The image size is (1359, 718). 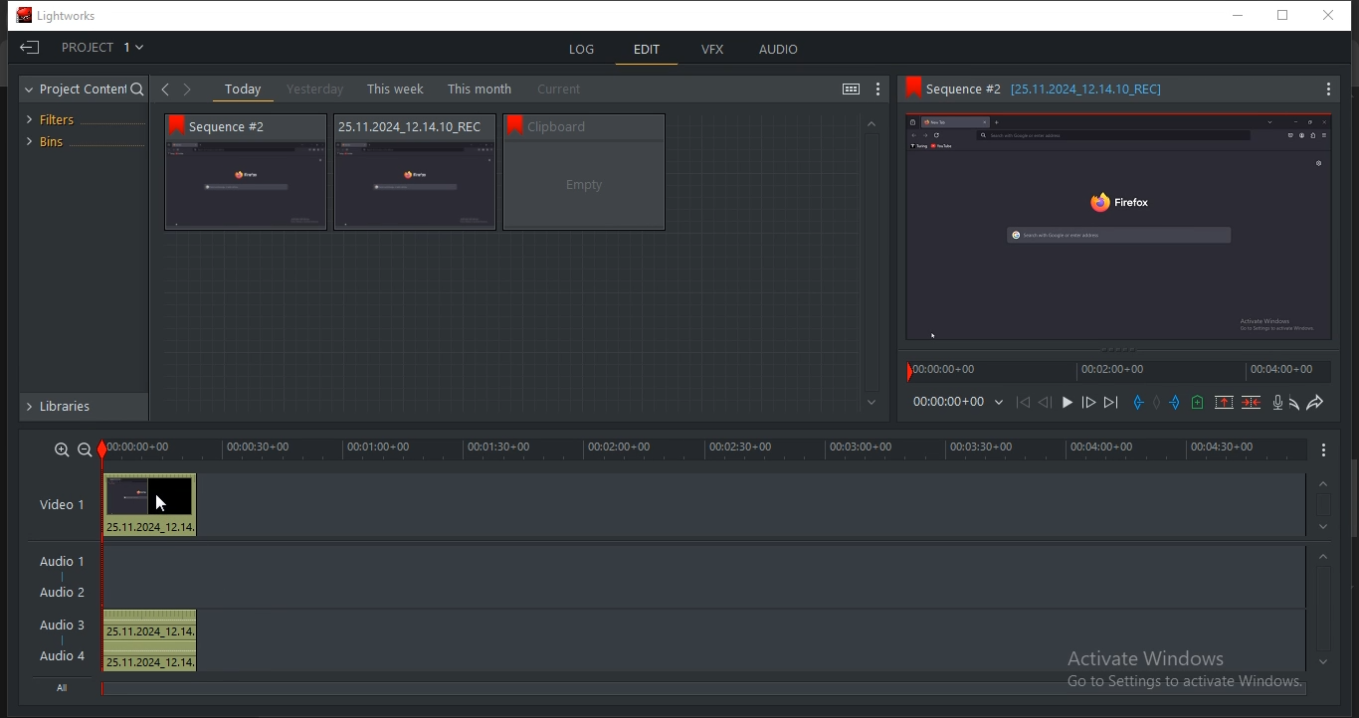 What do you see at coordinates (585, 48) in the screenshot?
I see `log` at bounding box center [585, 48].